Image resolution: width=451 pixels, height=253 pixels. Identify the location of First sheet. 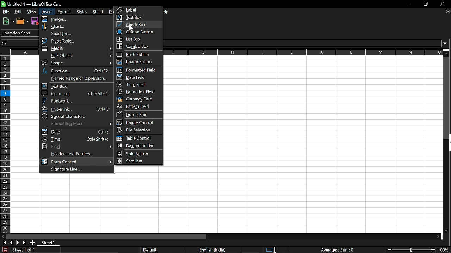
(4, 242).